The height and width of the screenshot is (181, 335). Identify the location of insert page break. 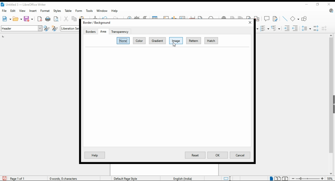
(193, 17).